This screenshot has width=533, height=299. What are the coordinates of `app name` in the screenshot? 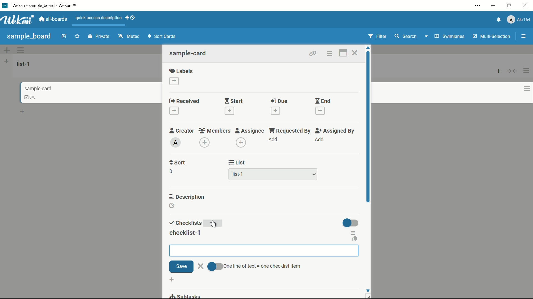 It's located at (45, 5).